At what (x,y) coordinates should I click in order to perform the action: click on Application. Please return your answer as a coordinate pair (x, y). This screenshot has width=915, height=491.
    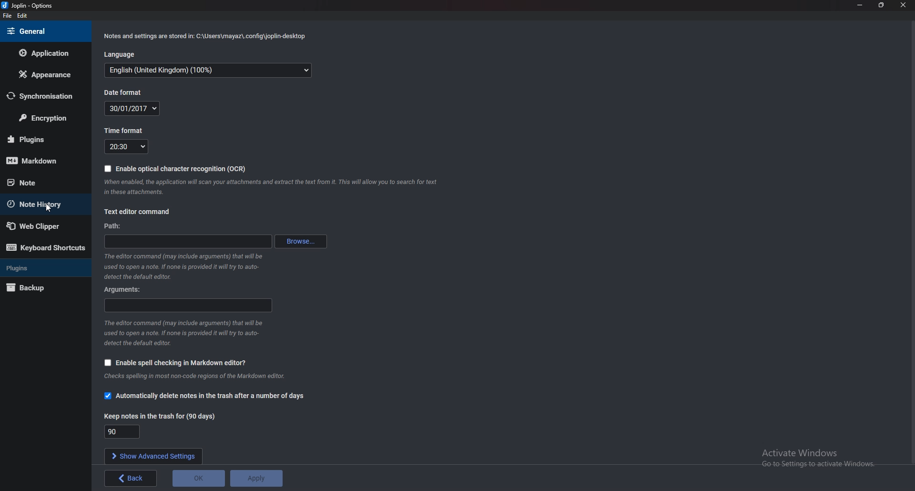
    Looking at the image, I should click on (46, 52).